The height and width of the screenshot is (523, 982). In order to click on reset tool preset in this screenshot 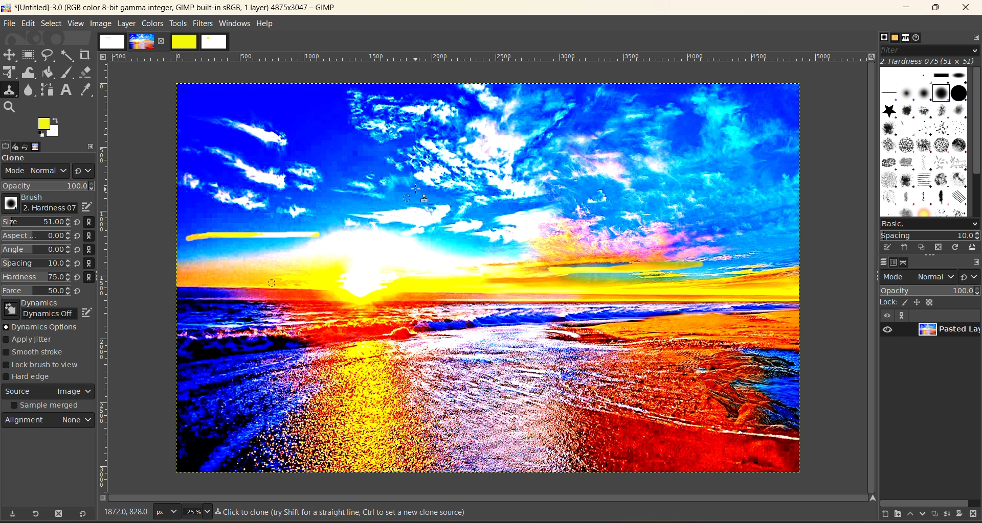, I will do `click(36, 513)`.